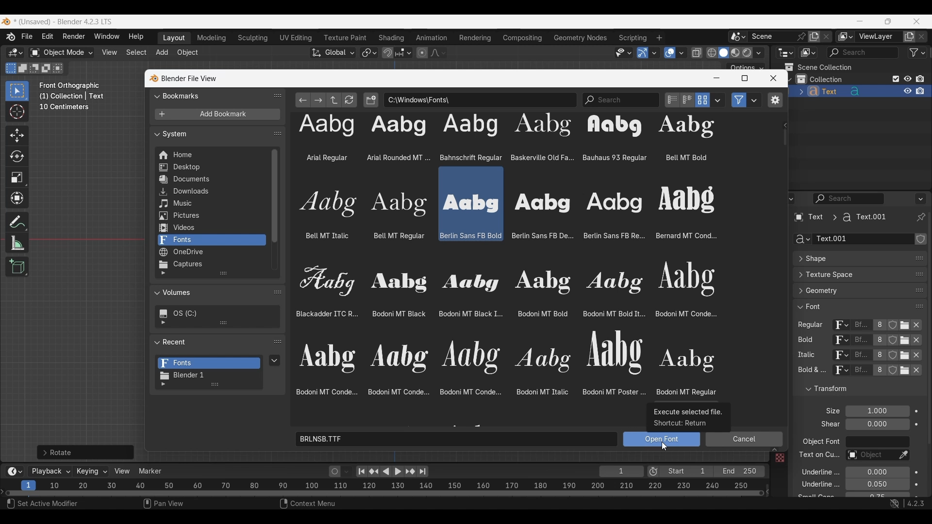 This screenshot has width=932, height=524. What do you see at coordinates (208, 376) in the screenshot?
I see `Blender 1 folder` at bounding box center [208, 376].